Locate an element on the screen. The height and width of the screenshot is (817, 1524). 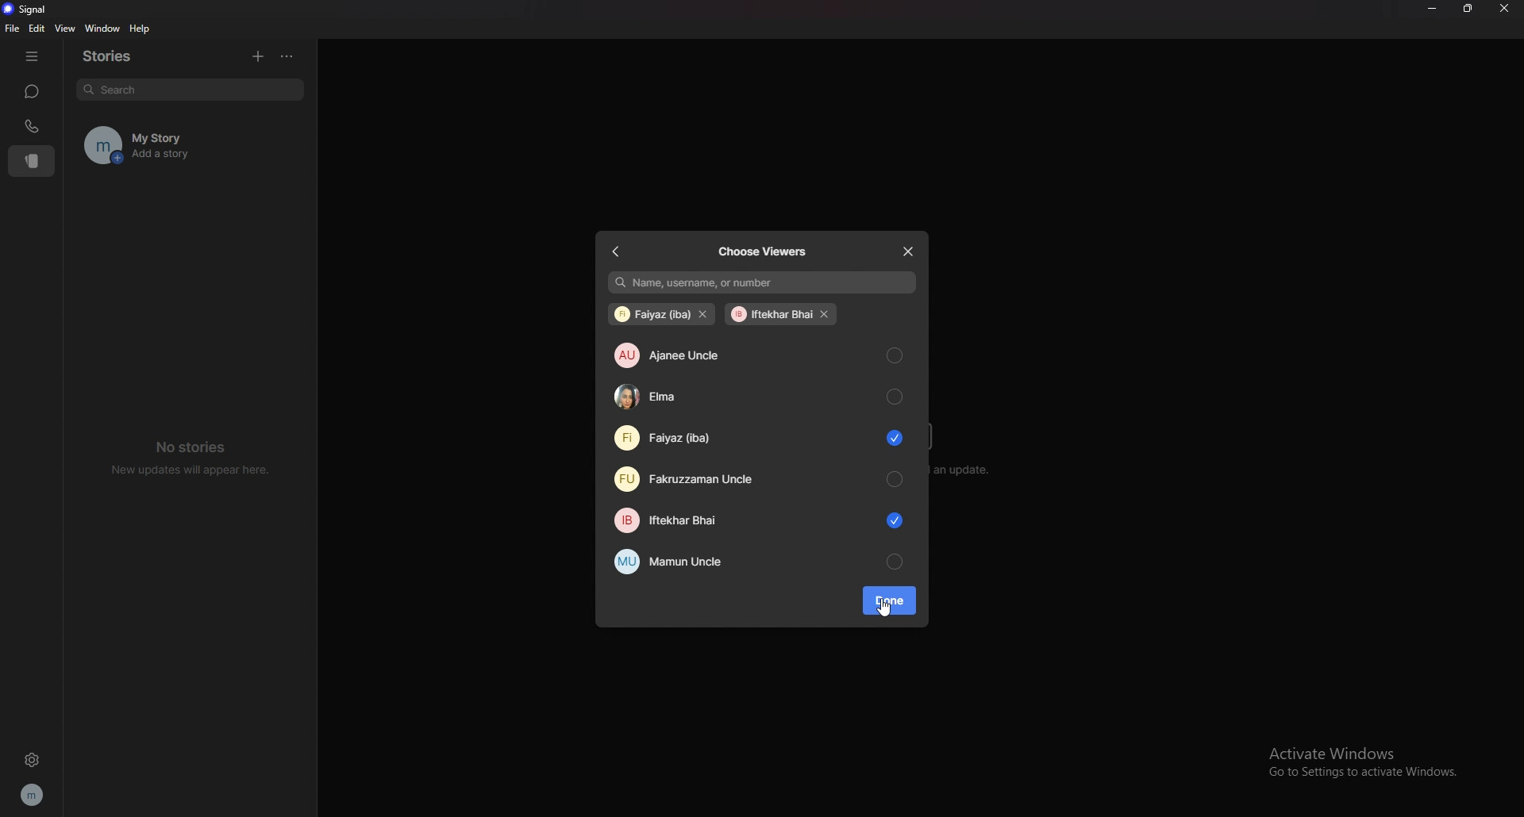
edit is located at coordinates (37, 28).